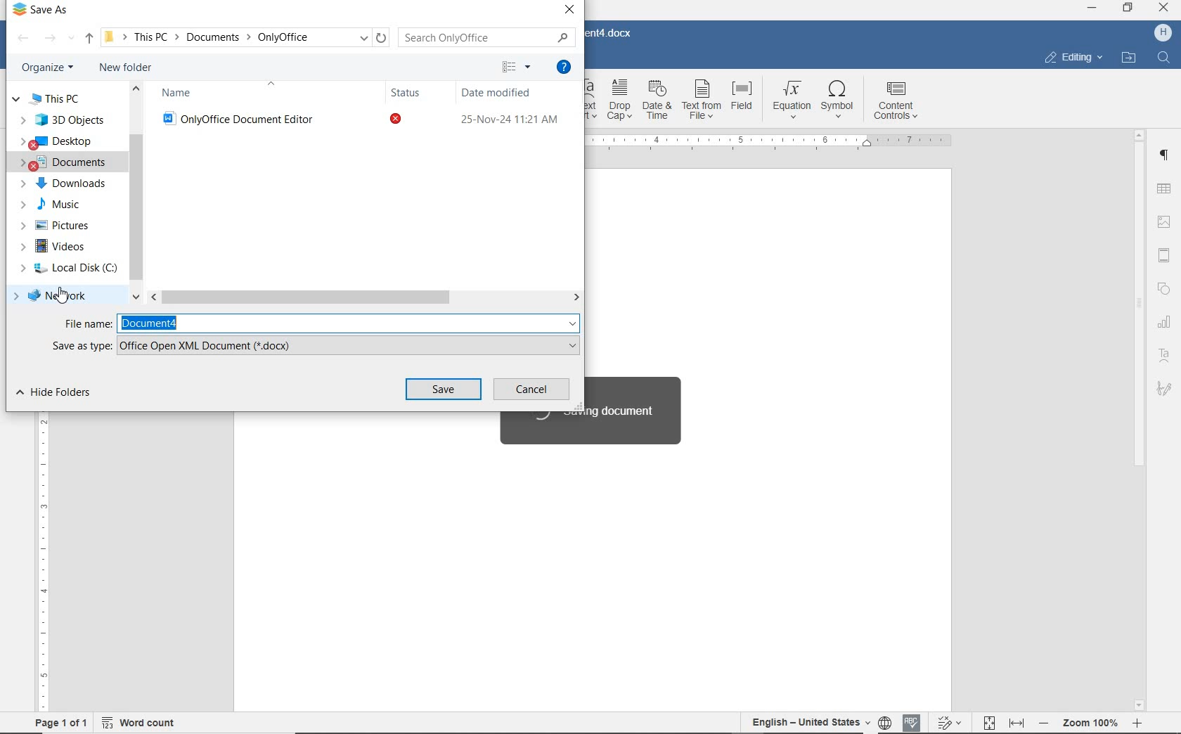 The height and width of the screenshot is (734, 1181). I want to click on Fit to page, so click(990, 723).